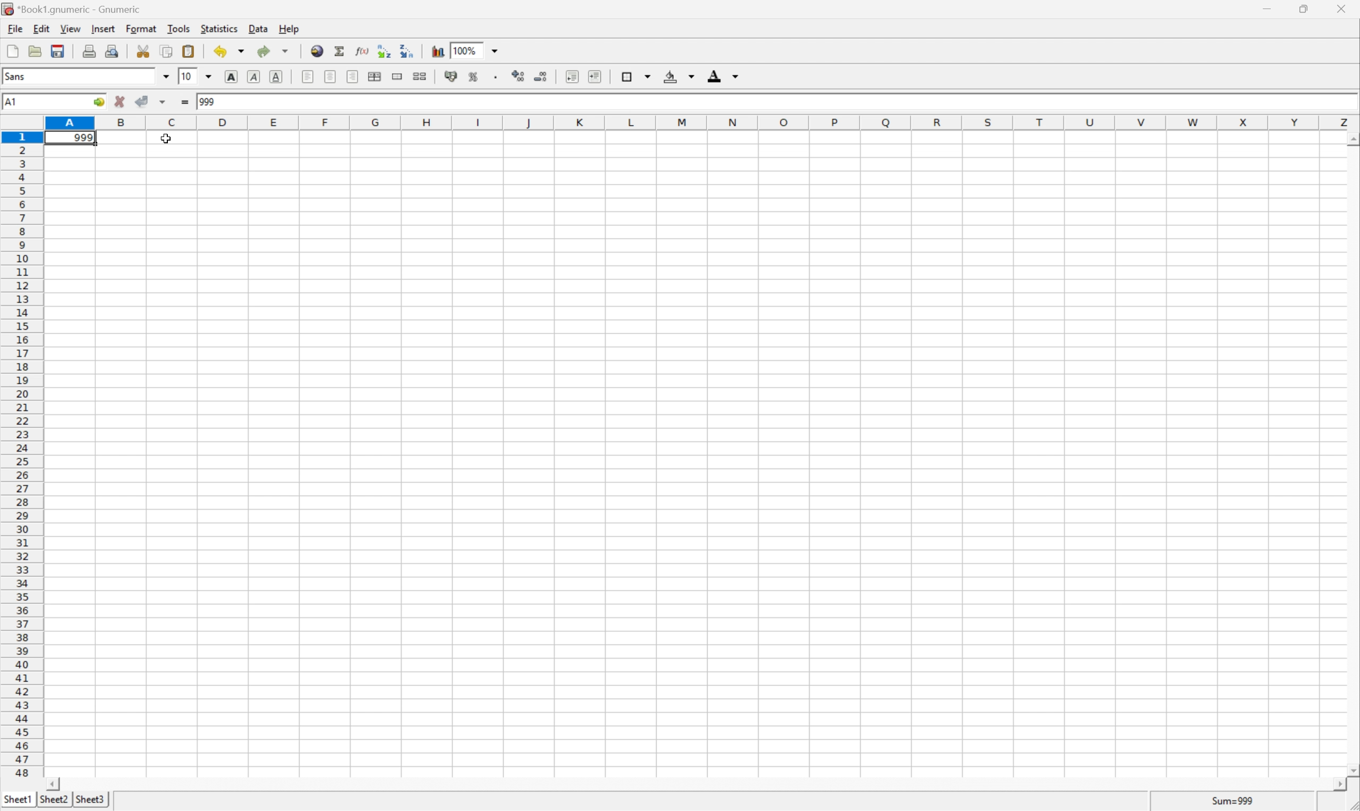 The width and height of the screenshot is (1360, 811). Describe the element at coordinates (397, 78) in the screenshot. I see `merge a range of cells` at that location.